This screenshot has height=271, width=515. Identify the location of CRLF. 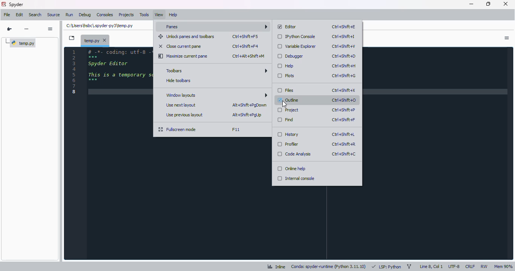
(470, 266).